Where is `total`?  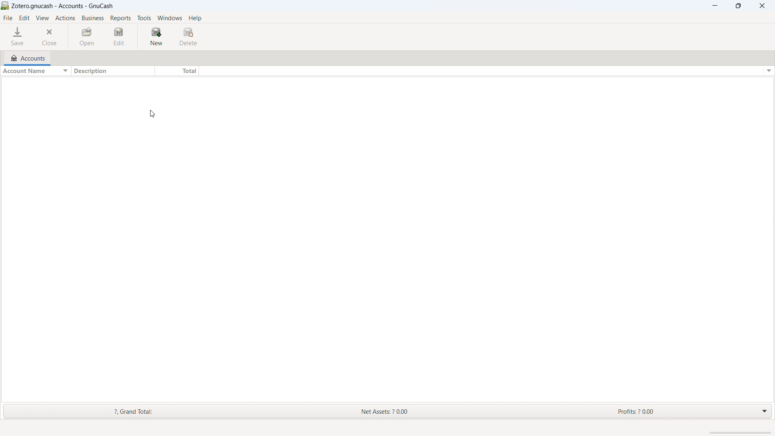 total is located at coordinates (176, 71).